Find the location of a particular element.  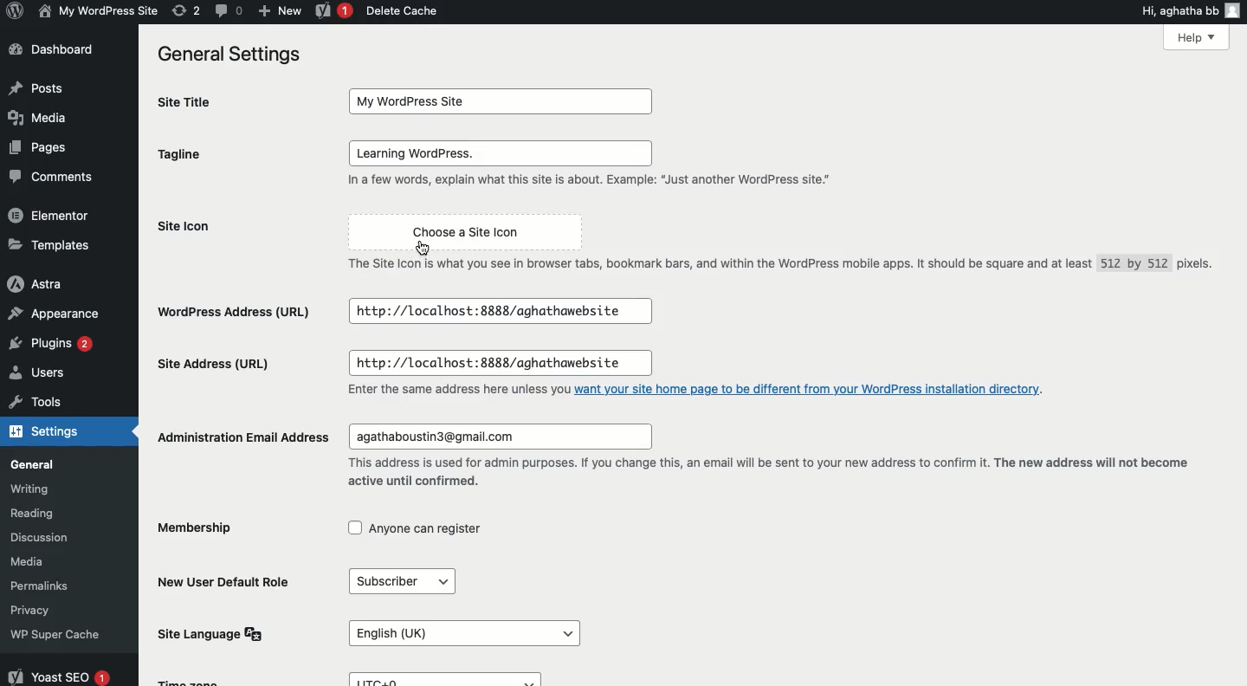

Yoast 1 is located at coordinates (332, 11).